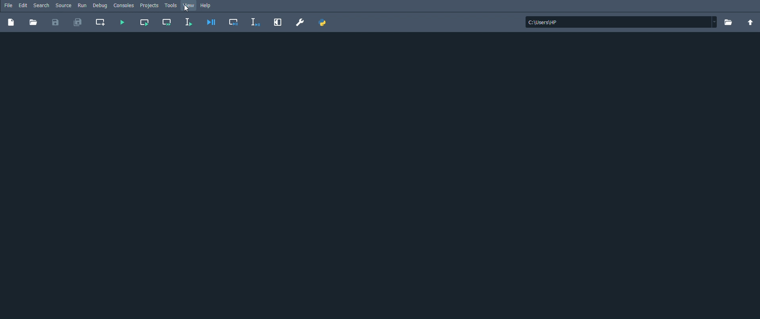 The width and height of the screenshot is (760, 319). What do you see at coordinates (55, 23) in the screenshot?
I see `Save file` at bounding box center [55, 23].